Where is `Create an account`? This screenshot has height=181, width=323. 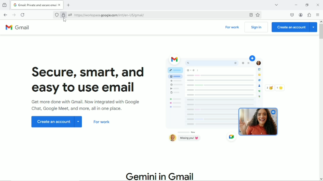
Create an account is located at coordinates (294, 27).